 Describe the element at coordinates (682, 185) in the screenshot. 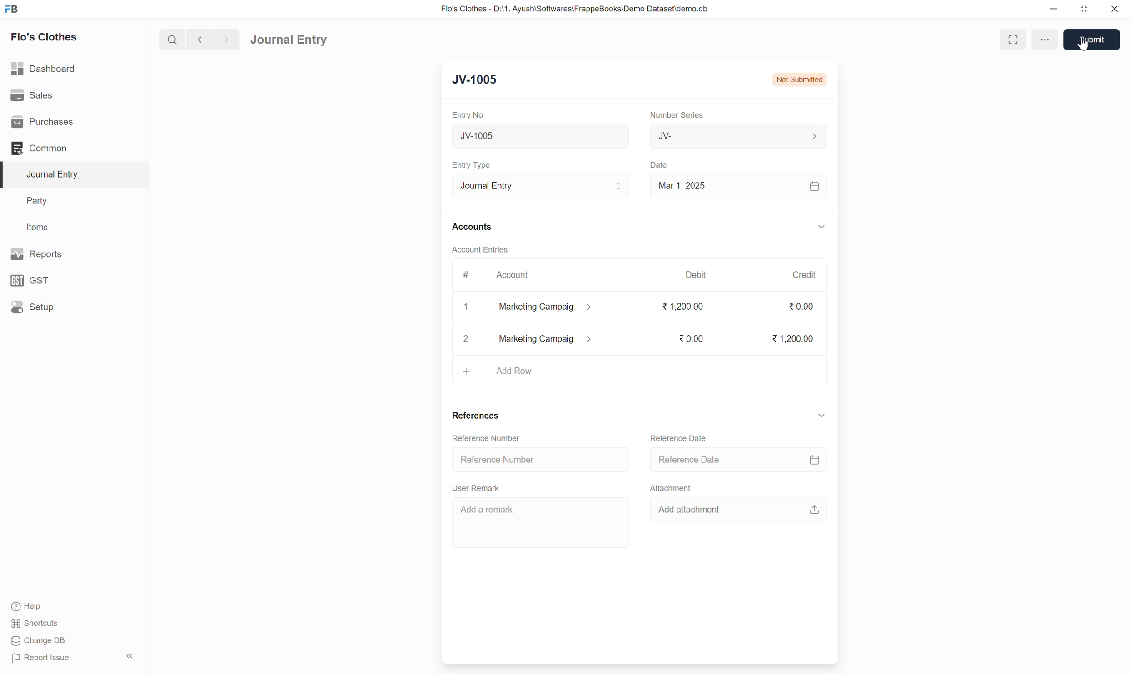

I see `Mar 1, 2025` at that location.